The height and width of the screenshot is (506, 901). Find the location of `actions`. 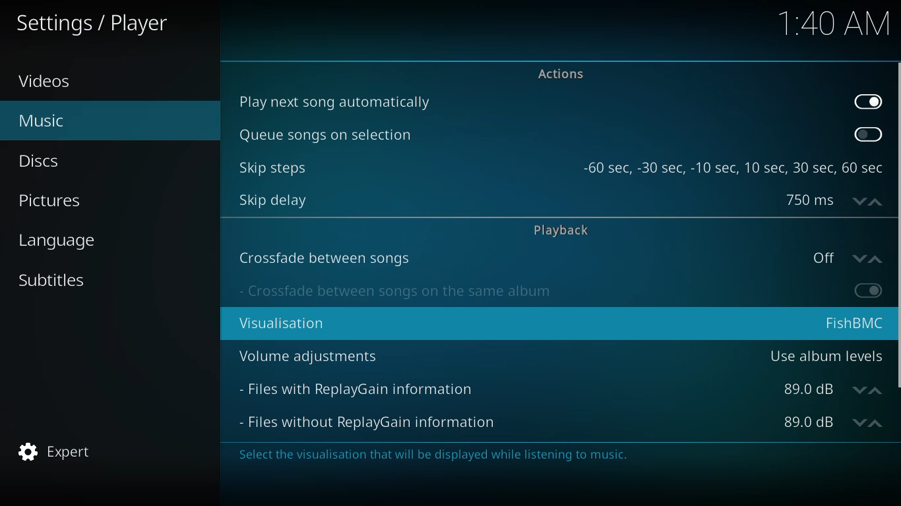

actions is located at coordinates (559, 74).